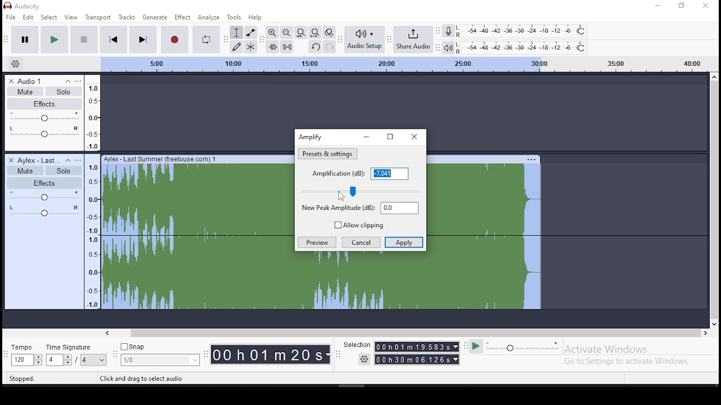  What do you see at coordinates (159, 160) in the screenshot?
I see `Ayfex - last summer` at bounding box center [159, 160].